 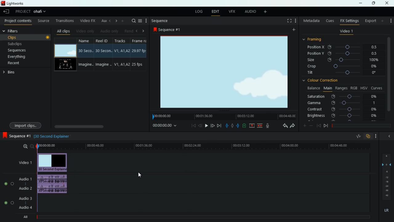 I want to click on close, so click(x=388, y=3).